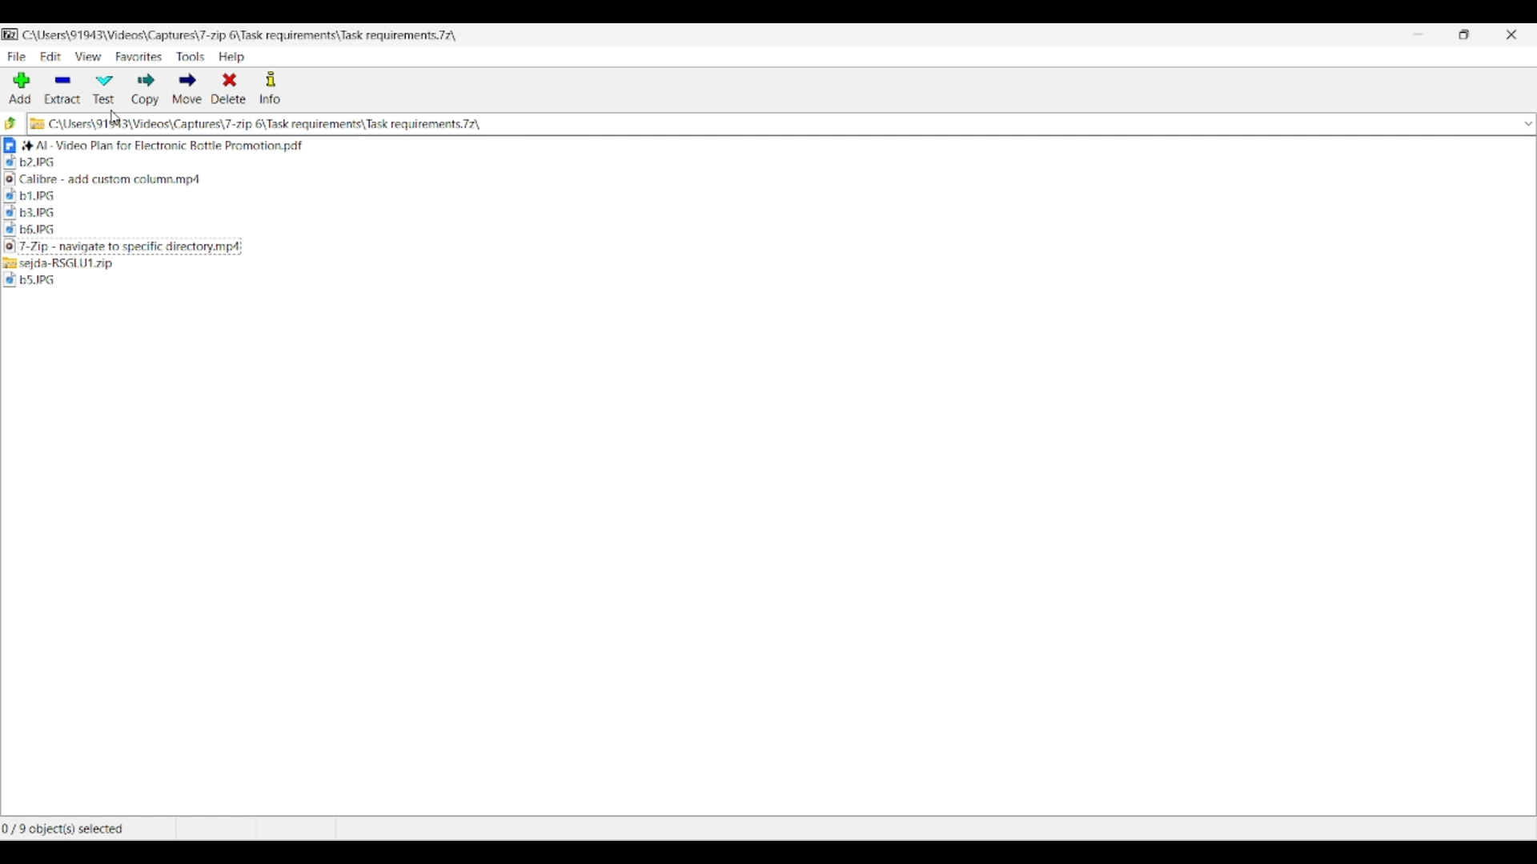 The height and width of the screenshot is (864, 1537). I want to click on View menu, so click(88, 56).